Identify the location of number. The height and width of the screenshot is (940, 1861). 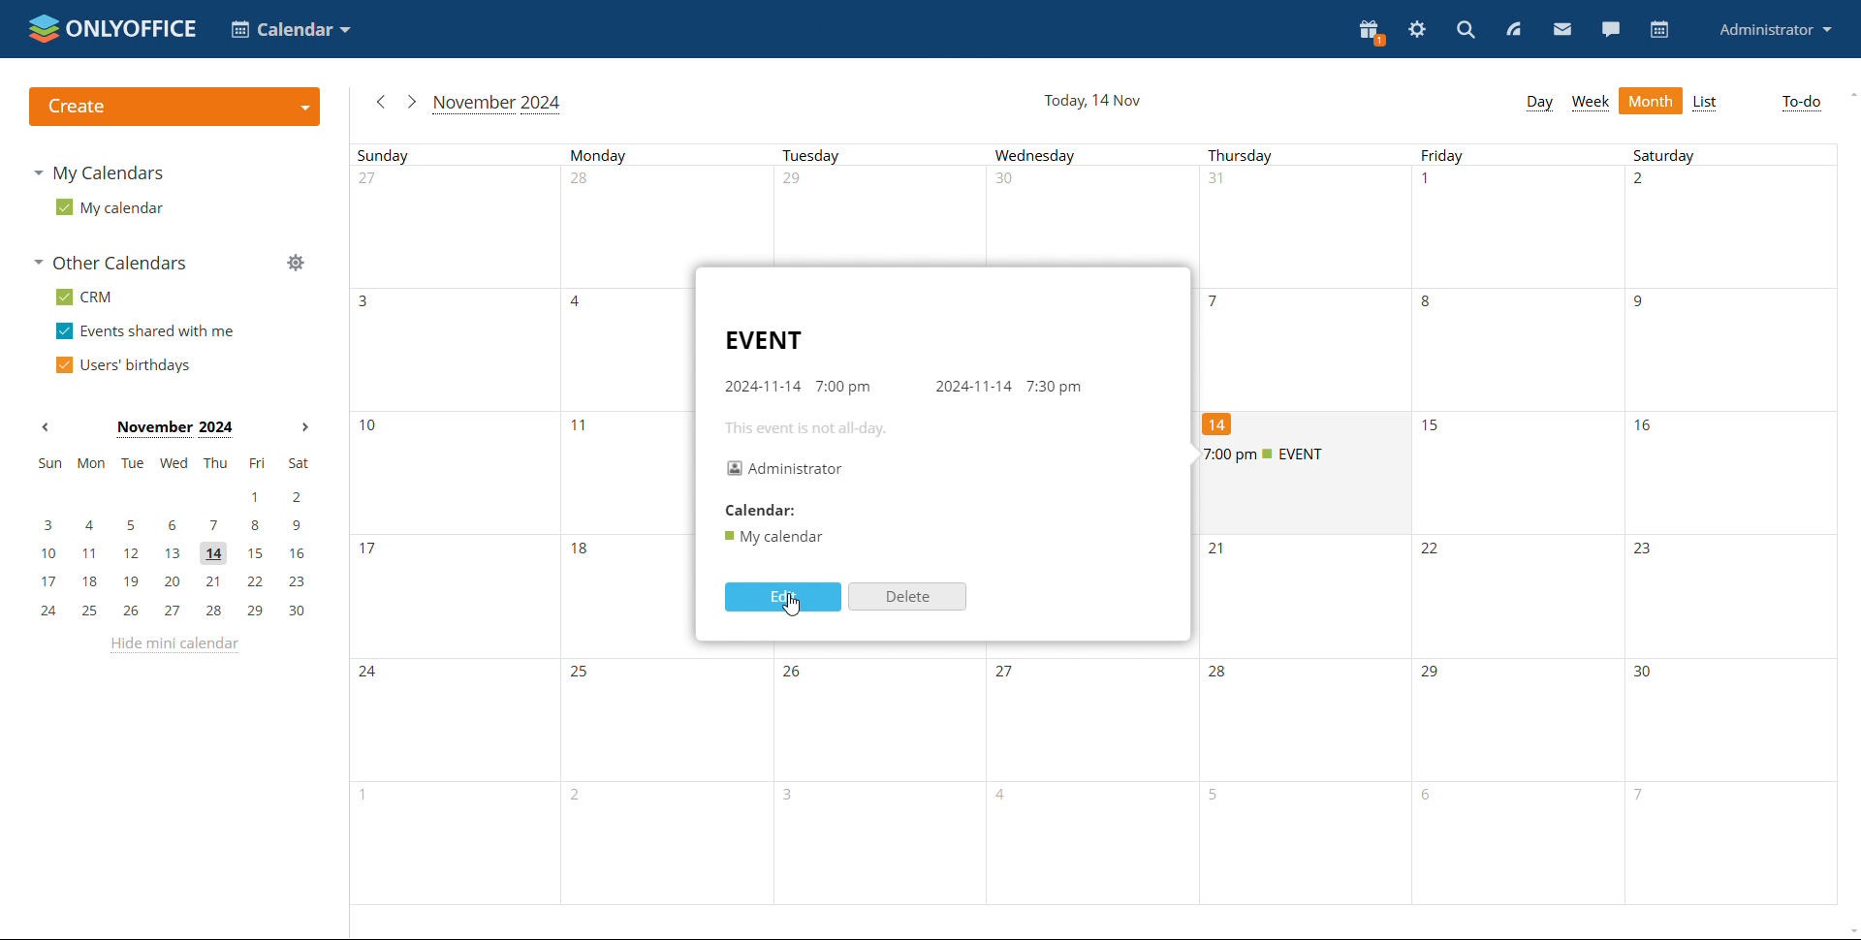
(1432, 182).